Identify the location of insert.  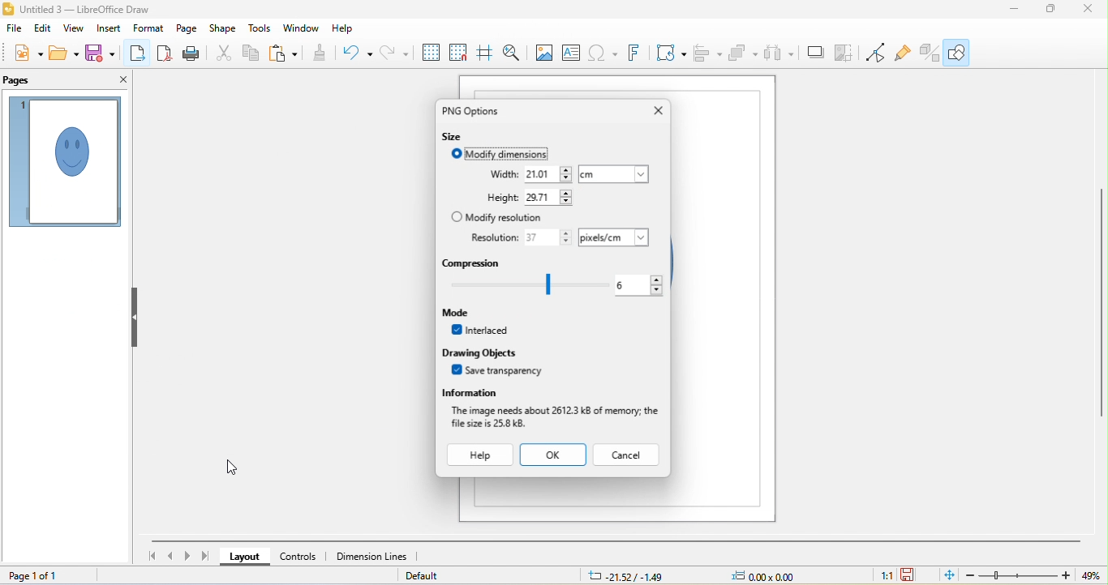
(105, 29).